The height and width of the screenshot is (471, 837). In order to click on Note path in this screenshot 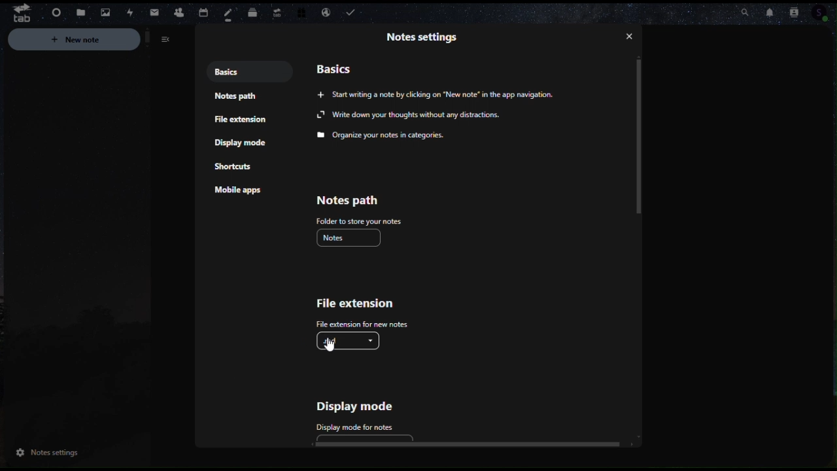, I will do `click(237, 99)`.